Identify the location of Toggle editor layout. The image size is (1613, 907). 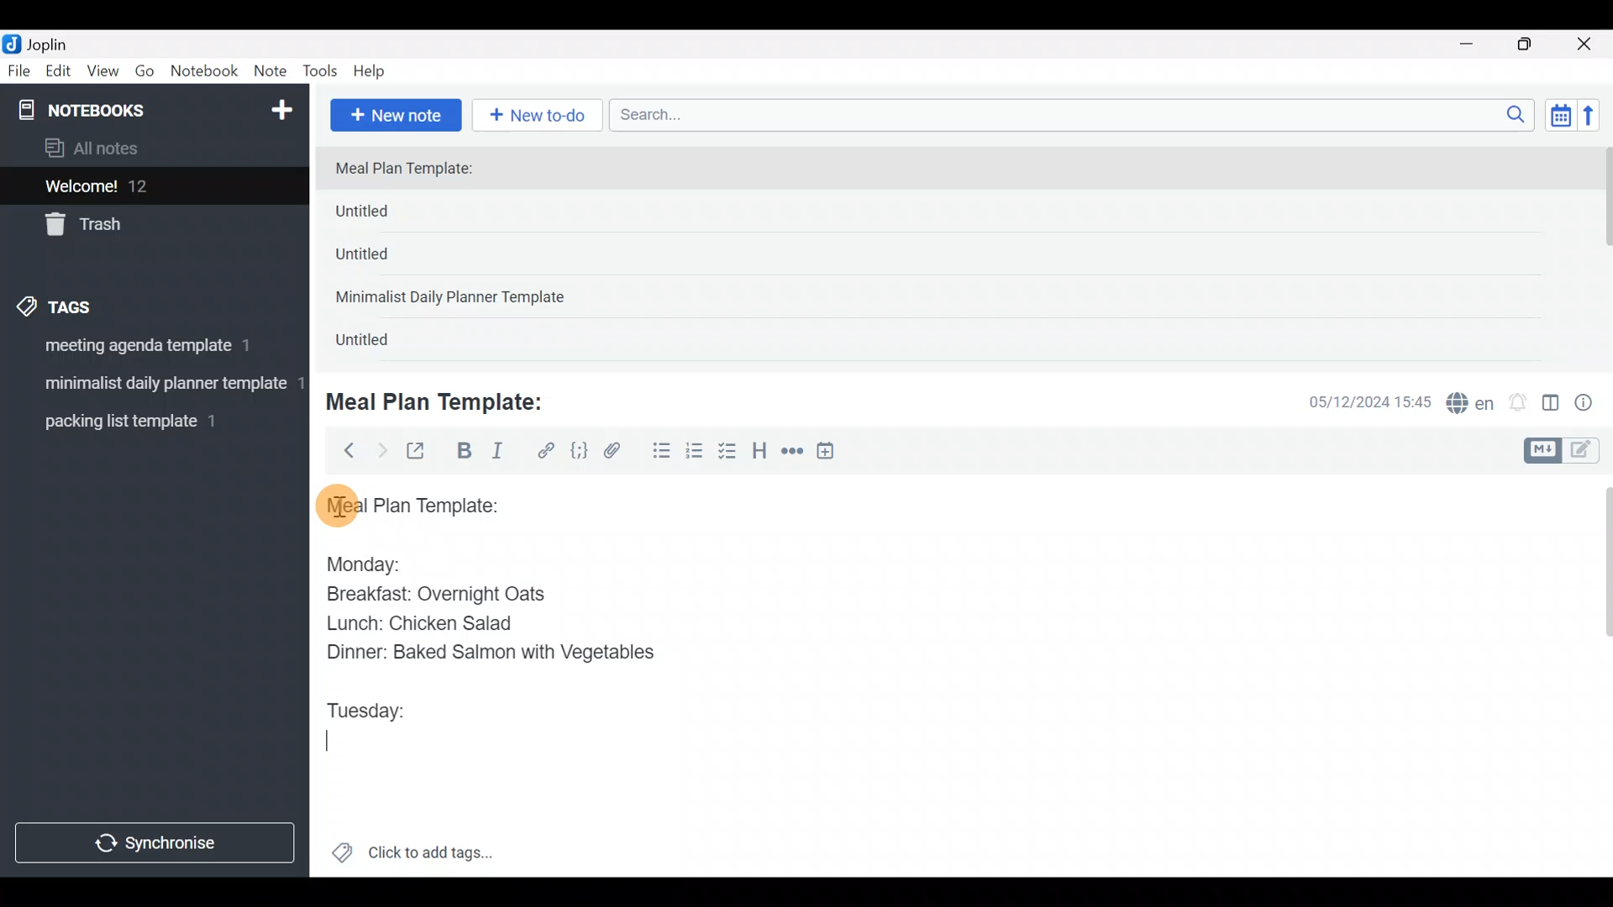
(1552, 405).